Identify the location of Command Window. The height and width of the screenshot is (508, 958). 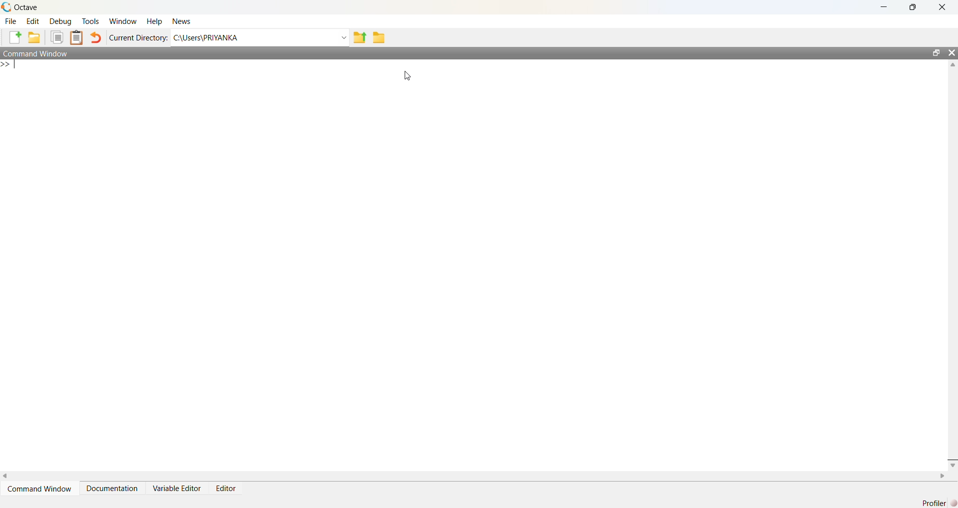
(39, 489).